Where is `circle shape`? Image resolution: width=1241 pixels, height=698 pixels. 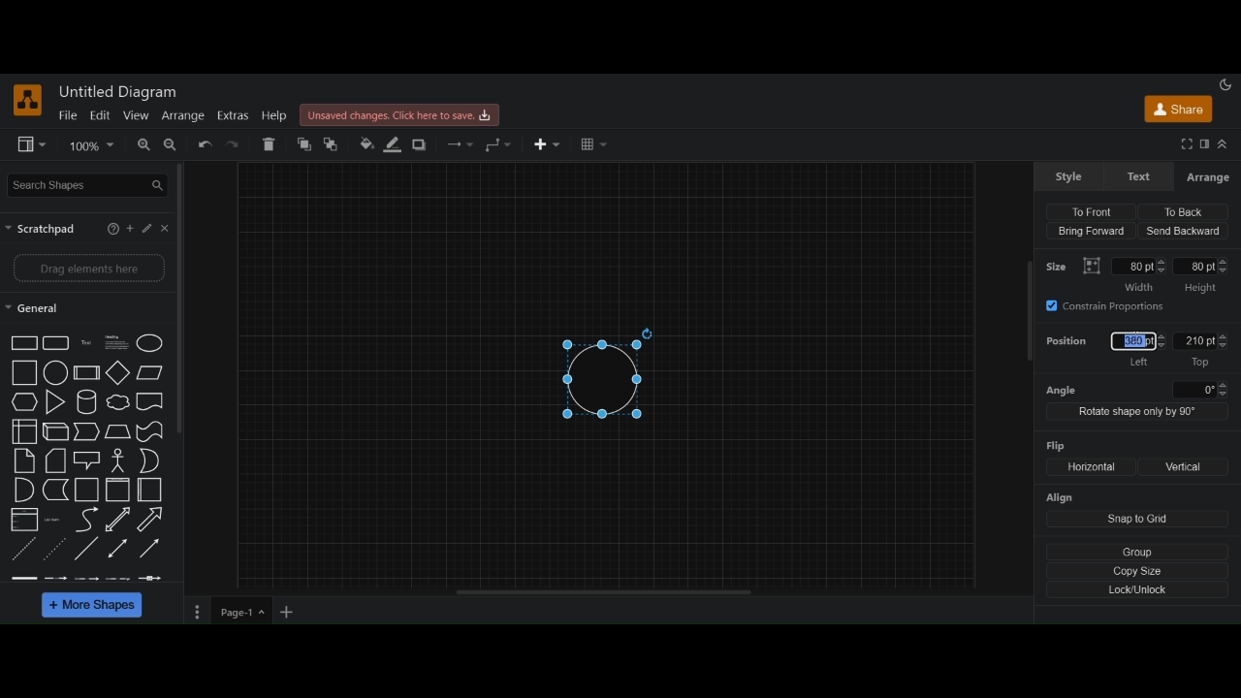 circle shape is located at coordinates (608, 375).